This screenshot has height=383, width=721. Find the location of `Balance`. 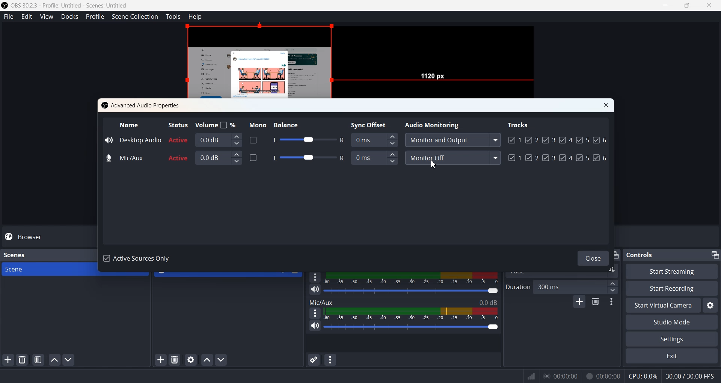

Balance is located at coordinates (293, 124).